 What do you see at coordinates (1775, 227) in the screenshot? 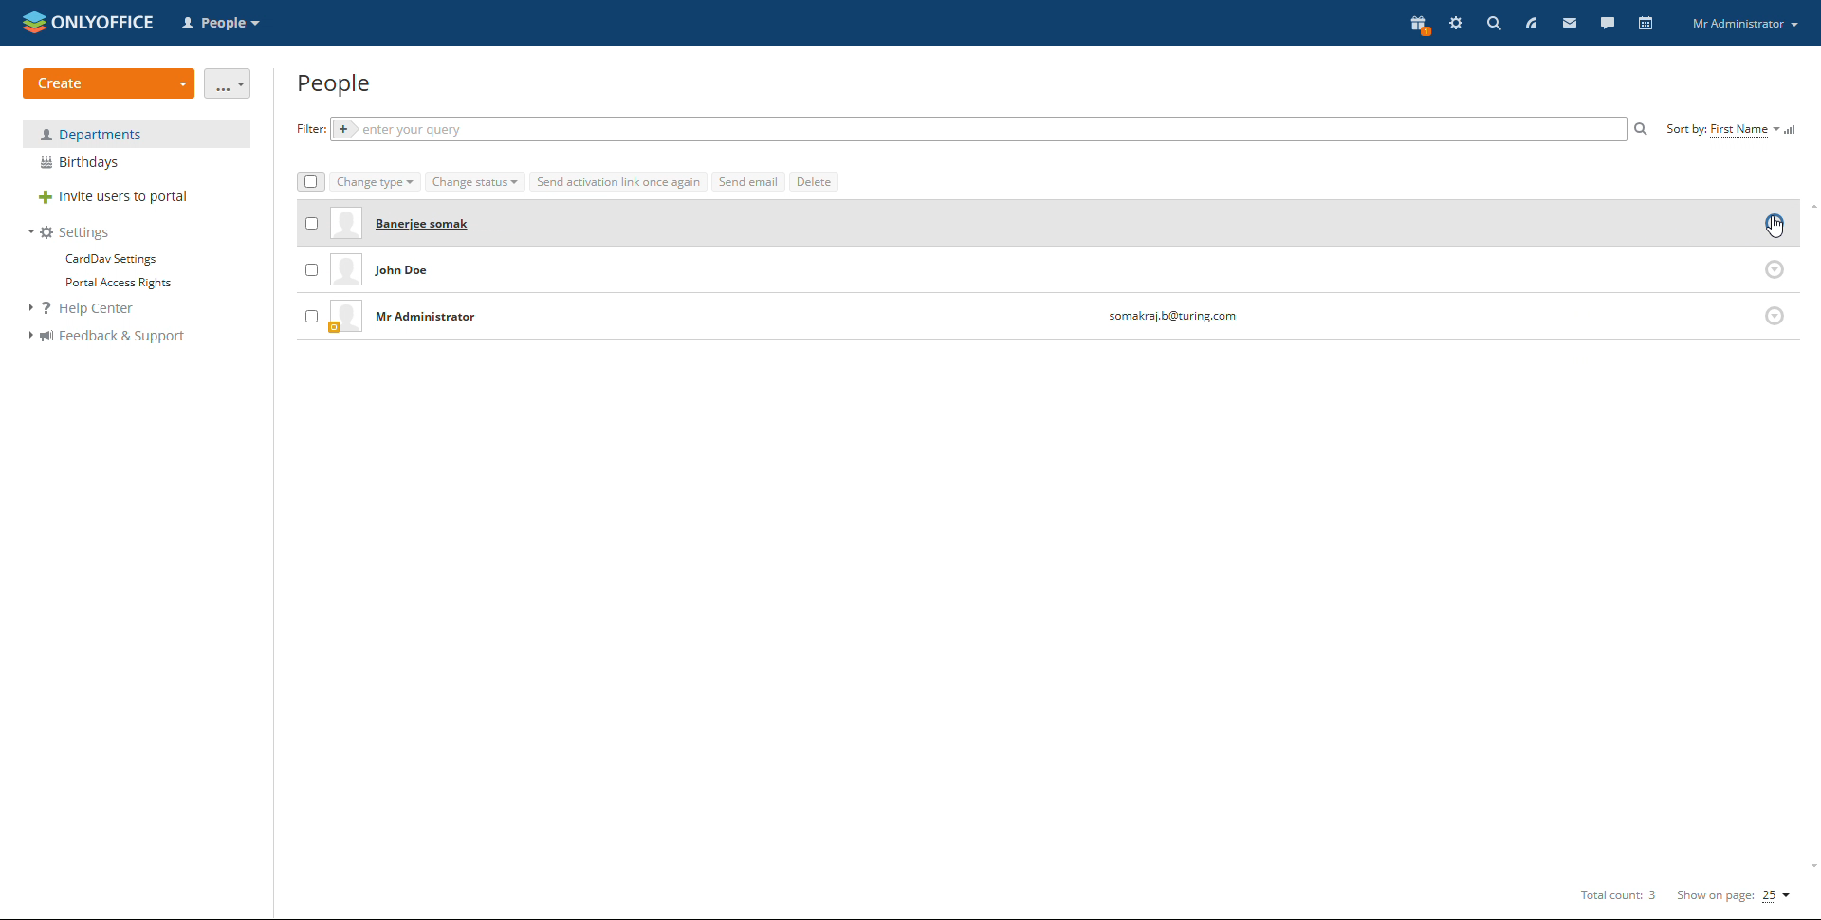
I see `cursor` at bounding box center [1775, 227].